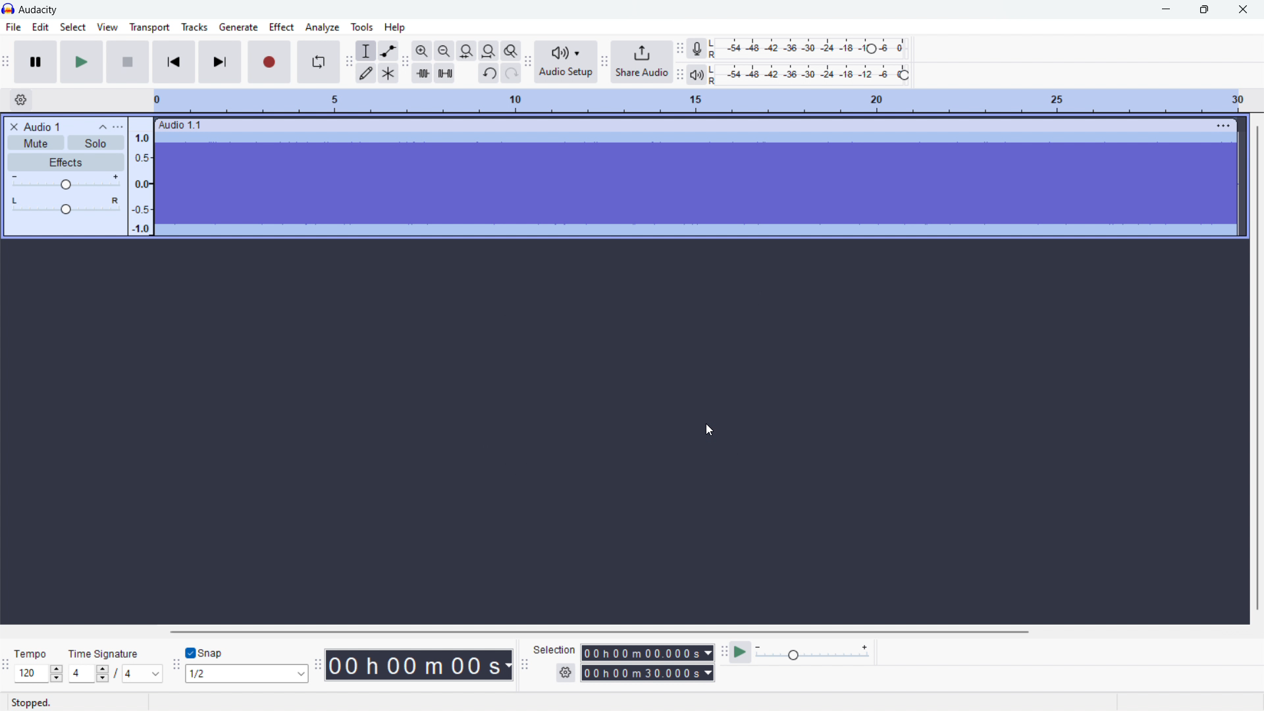 The width and height of the screenshot is (1264, 711). I want to click on Time, so click(32, 653).